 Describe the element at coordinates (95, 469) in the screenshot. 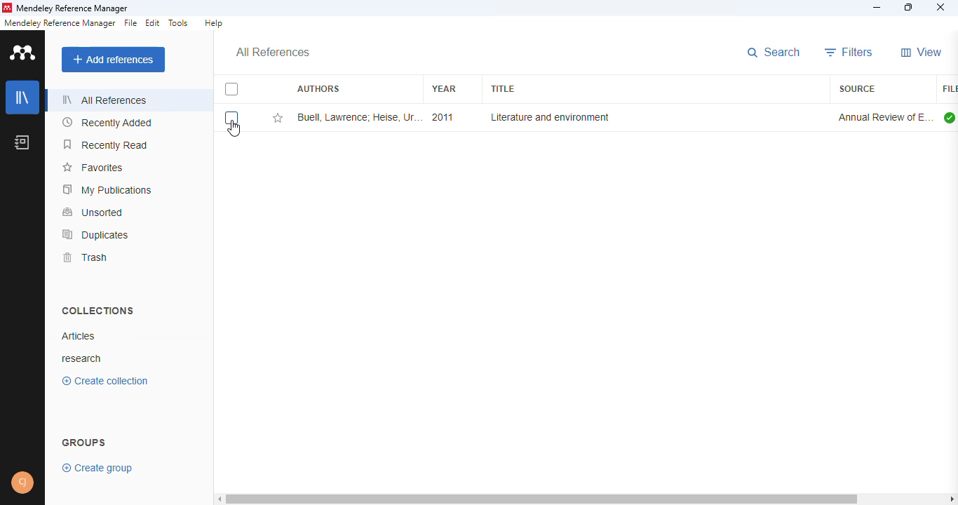

I see `create group` at that location.